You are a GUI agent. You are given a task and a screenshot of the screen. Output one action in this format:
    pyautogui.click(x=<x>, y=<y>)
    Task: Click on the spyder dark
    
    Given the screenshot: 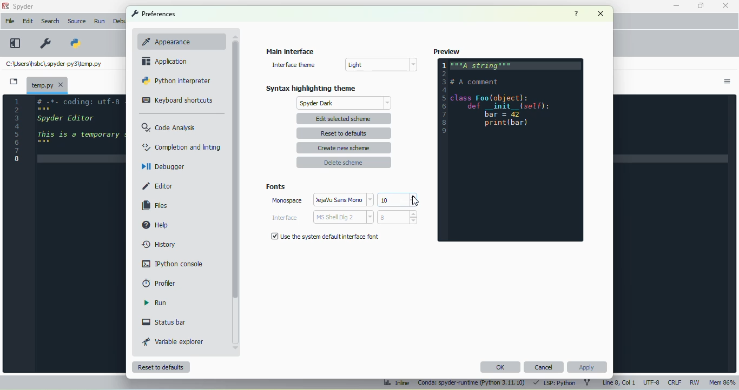 What is the action you would take?
    pyautogui.click(x=345, y=103)
    